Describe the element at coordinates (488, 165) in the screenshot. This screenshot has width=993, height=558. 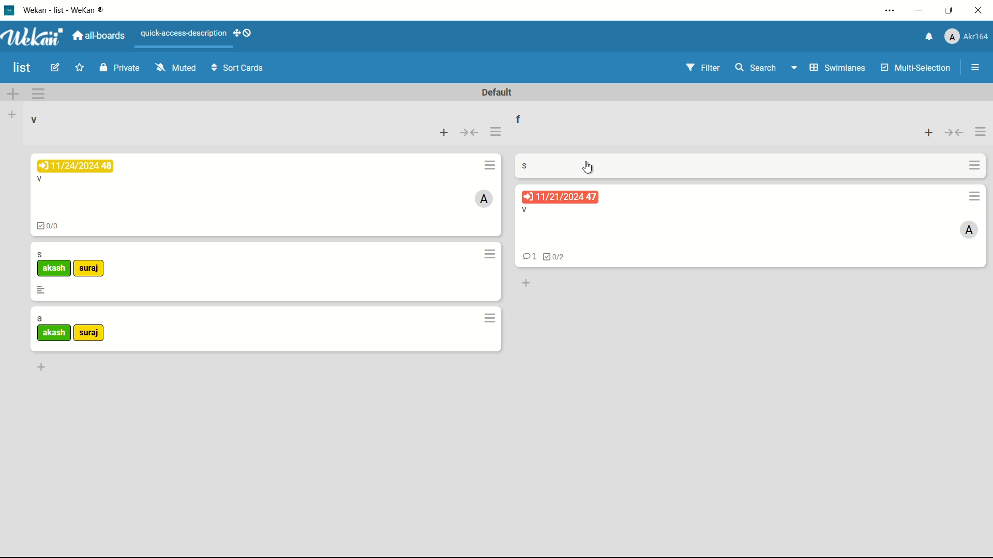
I see `card actions` at that location.